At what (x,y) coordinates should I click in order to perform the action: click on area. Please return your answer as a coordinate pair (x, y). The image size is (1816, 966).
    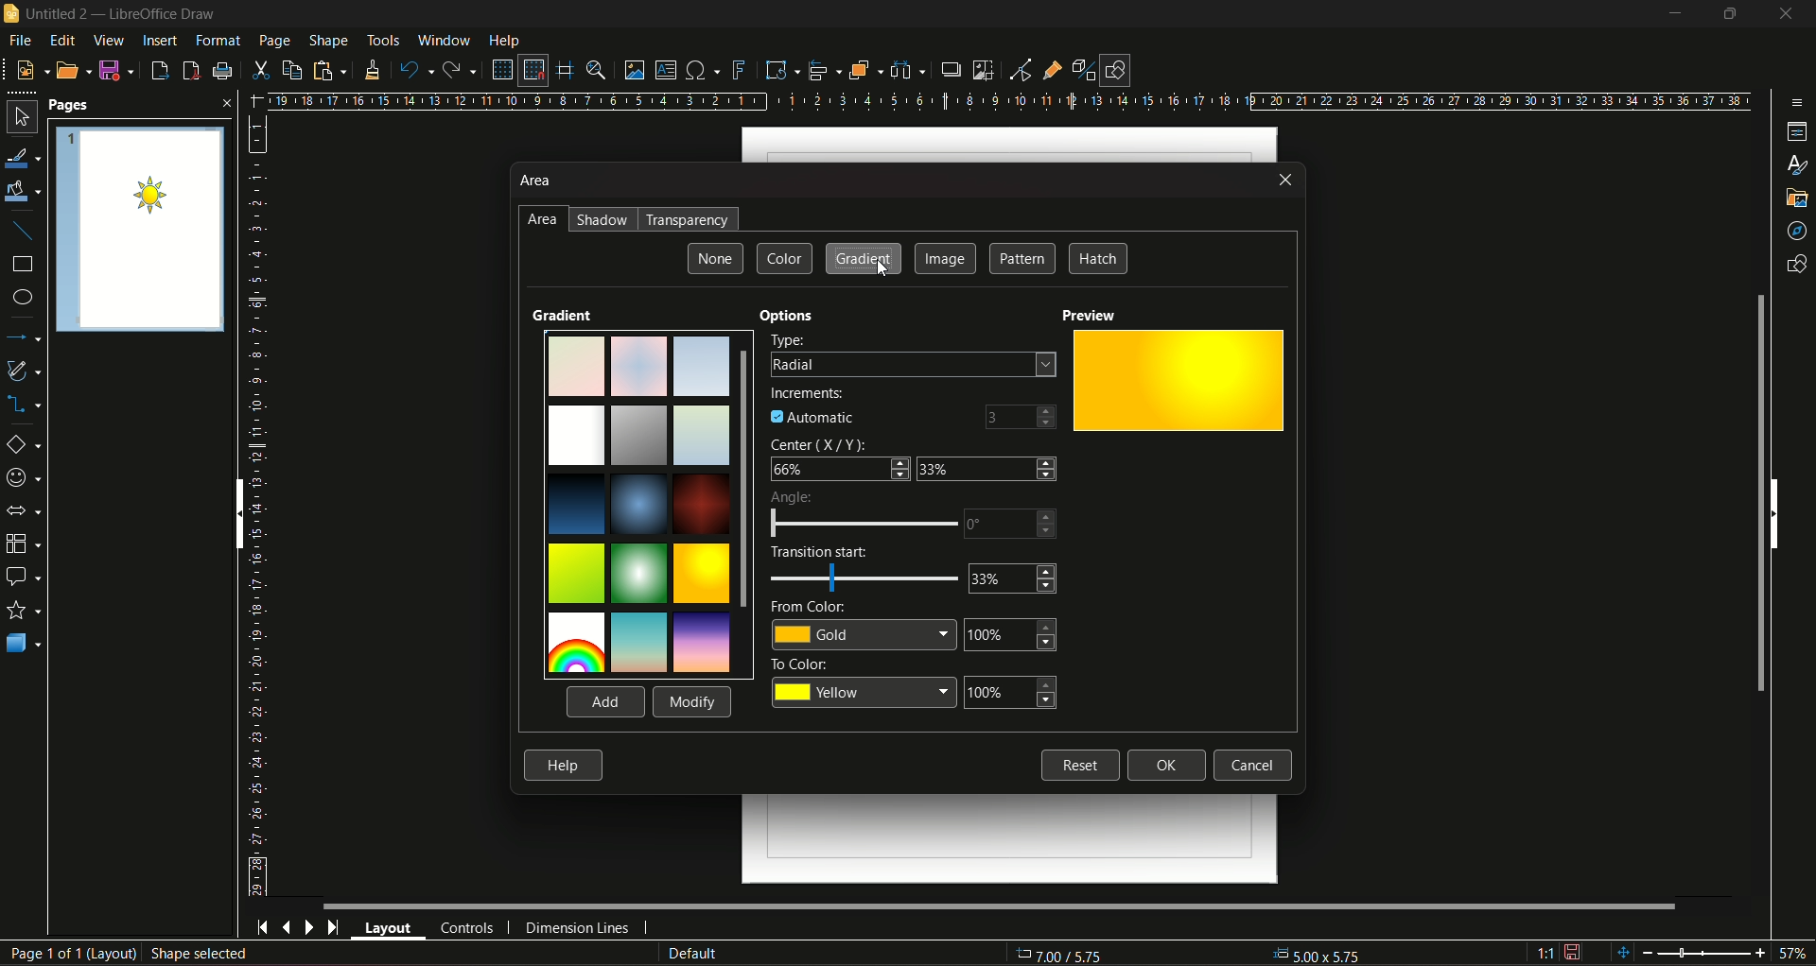
    Looking at the image, I should click on (547, 218).